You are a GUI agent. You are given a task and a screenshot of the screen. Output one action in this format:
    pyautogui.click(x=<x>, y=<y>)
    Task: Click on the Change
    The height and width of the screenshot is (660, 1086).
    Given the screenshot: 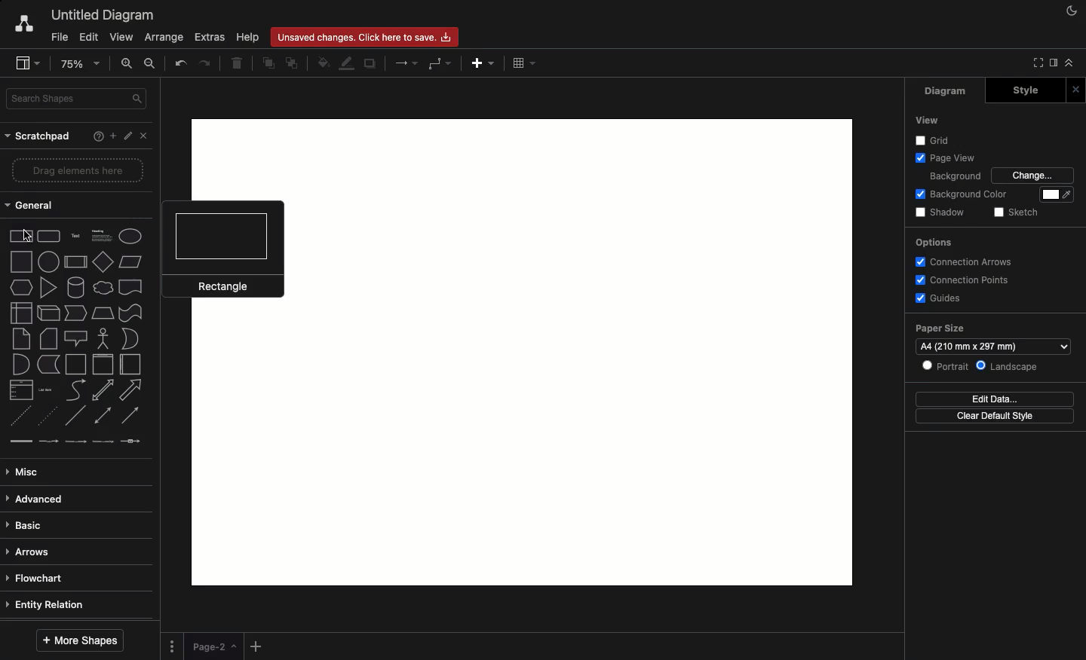 What is the action you would take?
    pyautogui.click(x=1031, y=175)
    